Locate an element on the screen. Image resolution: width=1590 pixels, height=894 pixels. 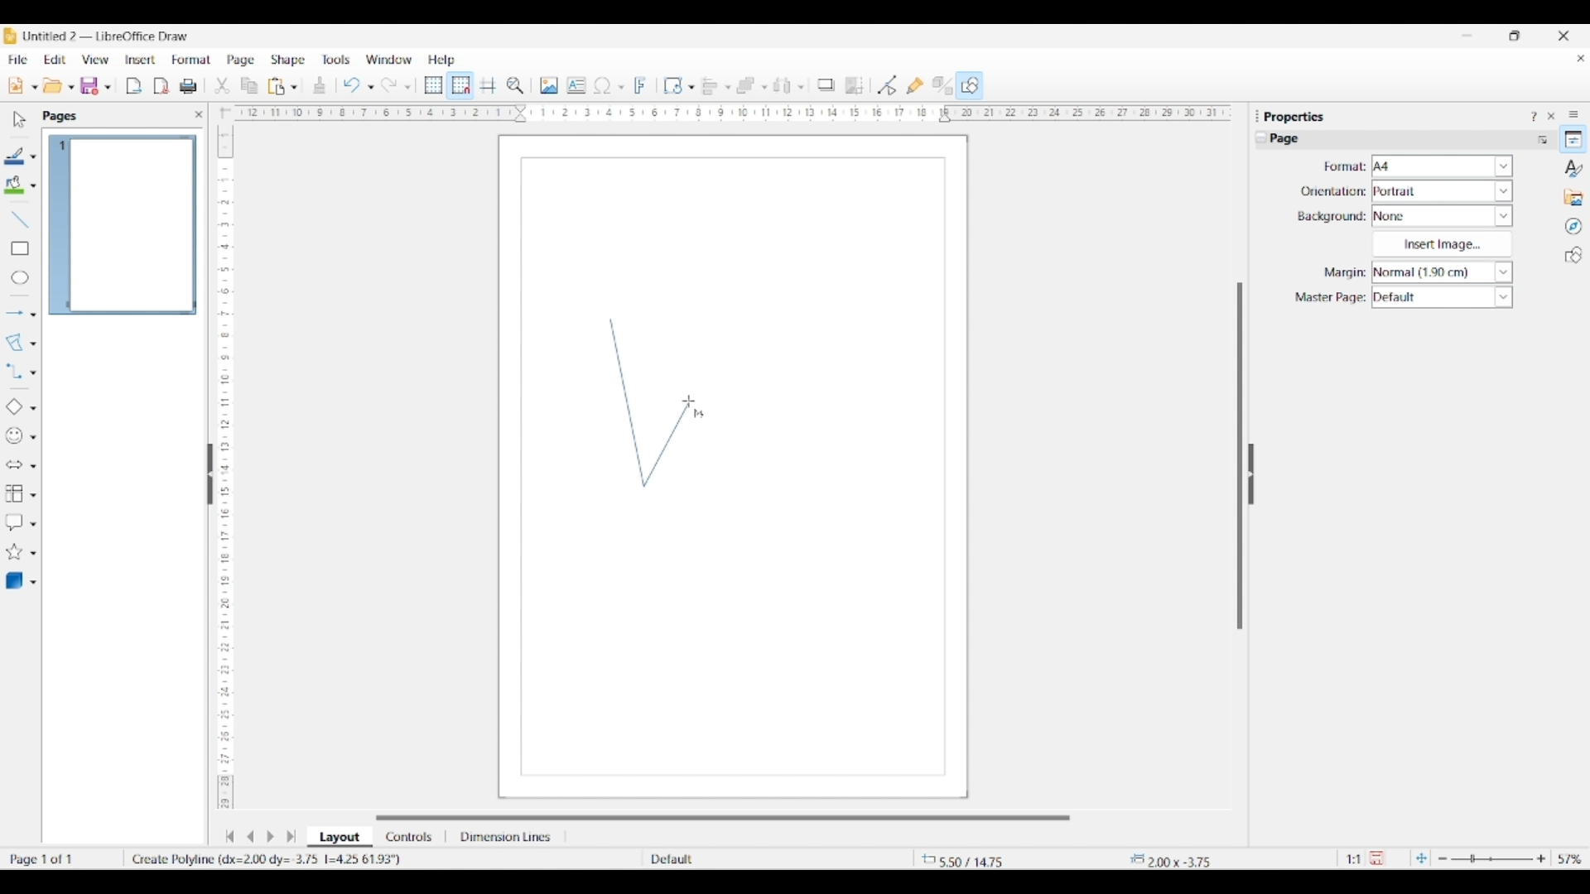
Section title - Properties is located at coordinates (1296, 116).